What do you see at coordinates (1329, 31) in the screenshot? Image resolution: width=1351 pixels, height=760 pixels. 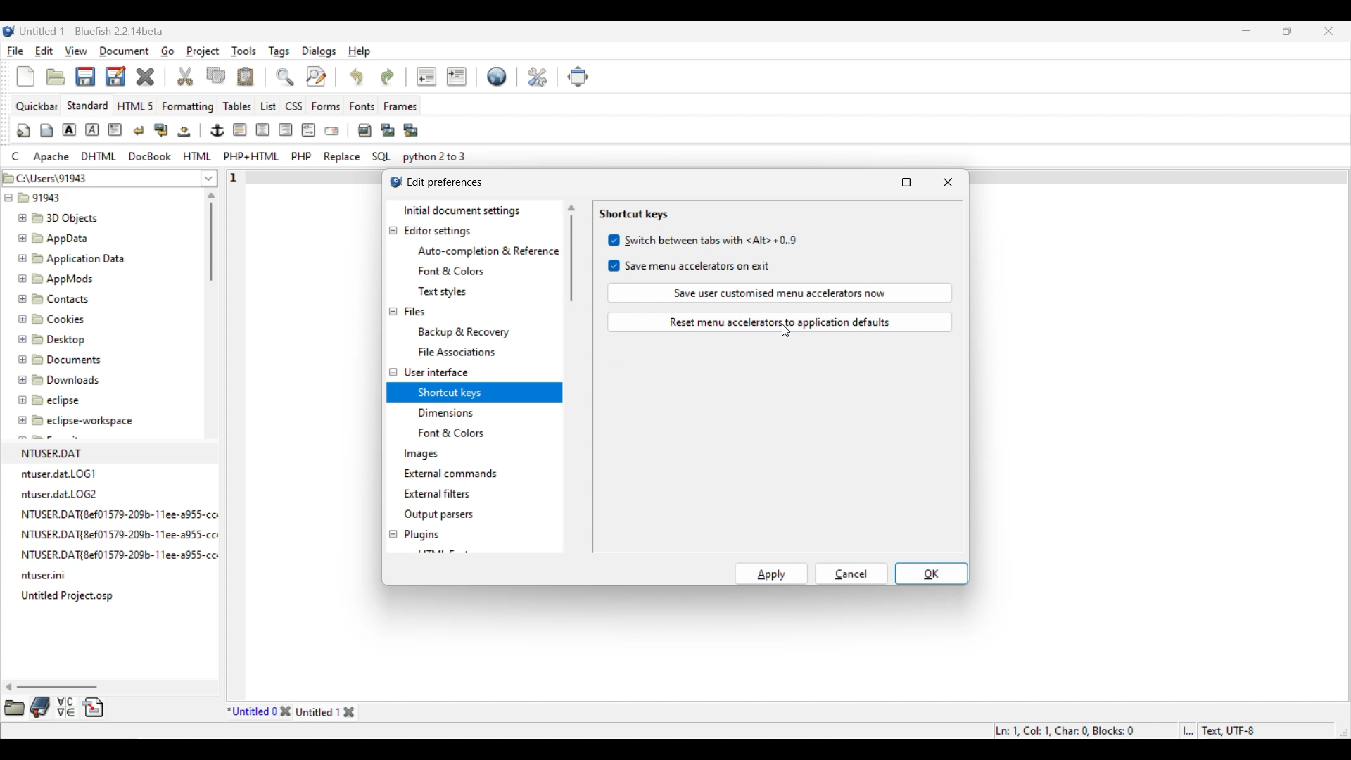 I see `Close interface` at bounding box center [1329, 31].